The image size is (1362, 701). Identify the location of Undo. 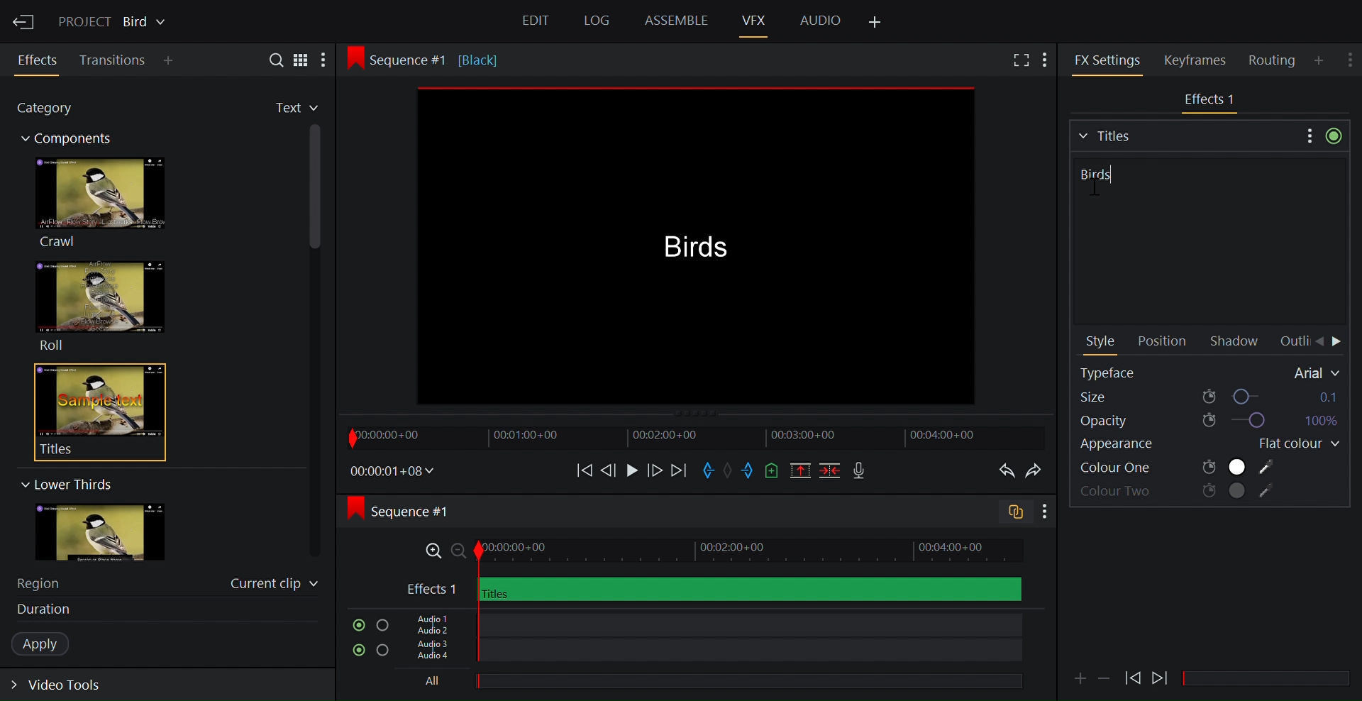
(1003, 471).